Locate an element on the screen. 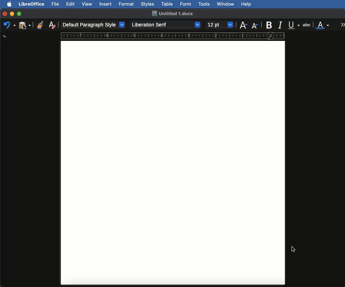  Ruler is located at coordinates (177, 35).